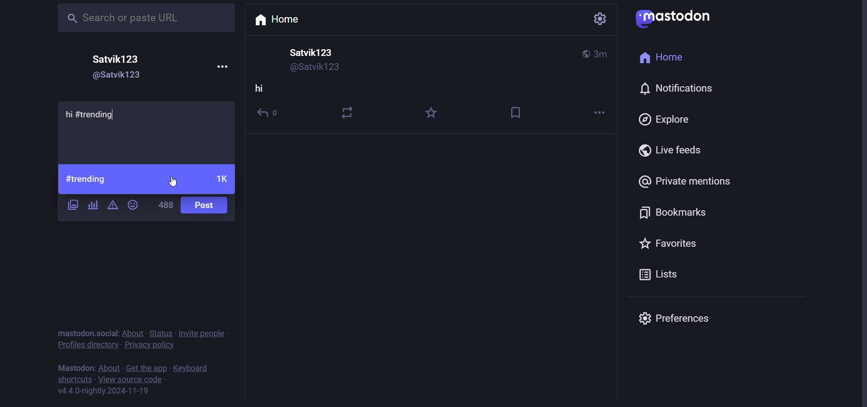 The width and height of the screenshot is (867, 407). I want to click on policy, so click(151, 347).